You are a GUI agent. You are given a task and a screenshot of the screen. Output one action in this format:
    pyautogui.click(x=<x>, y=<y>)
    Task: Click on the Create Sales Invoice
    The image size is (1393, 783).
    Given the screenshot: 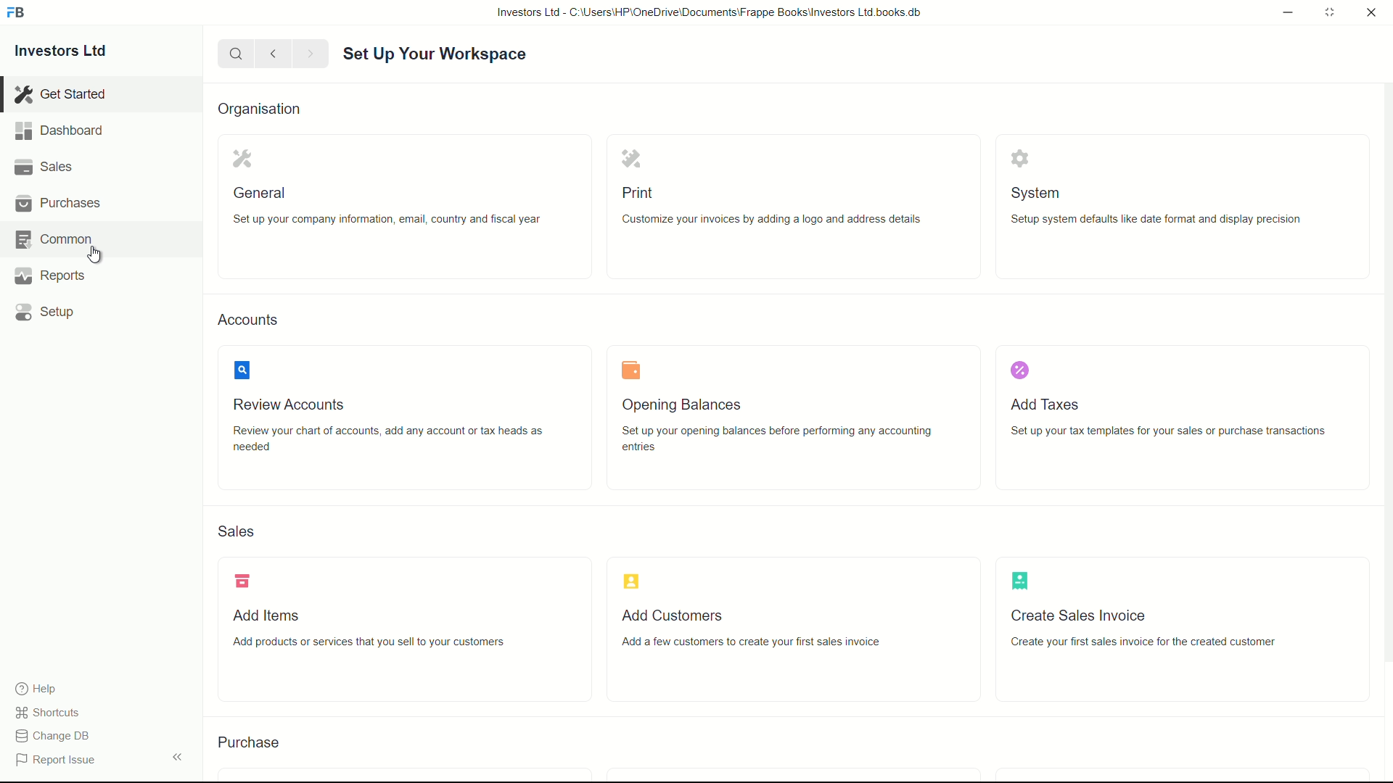 What is the action you would take?
    pyautogui.click(x=1083, y=614)
    